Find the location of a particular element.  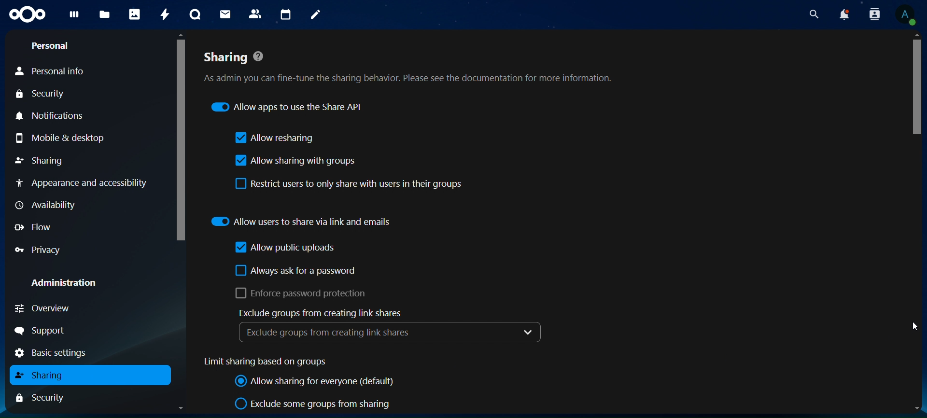

calendar is located at coordinates (285, 14).